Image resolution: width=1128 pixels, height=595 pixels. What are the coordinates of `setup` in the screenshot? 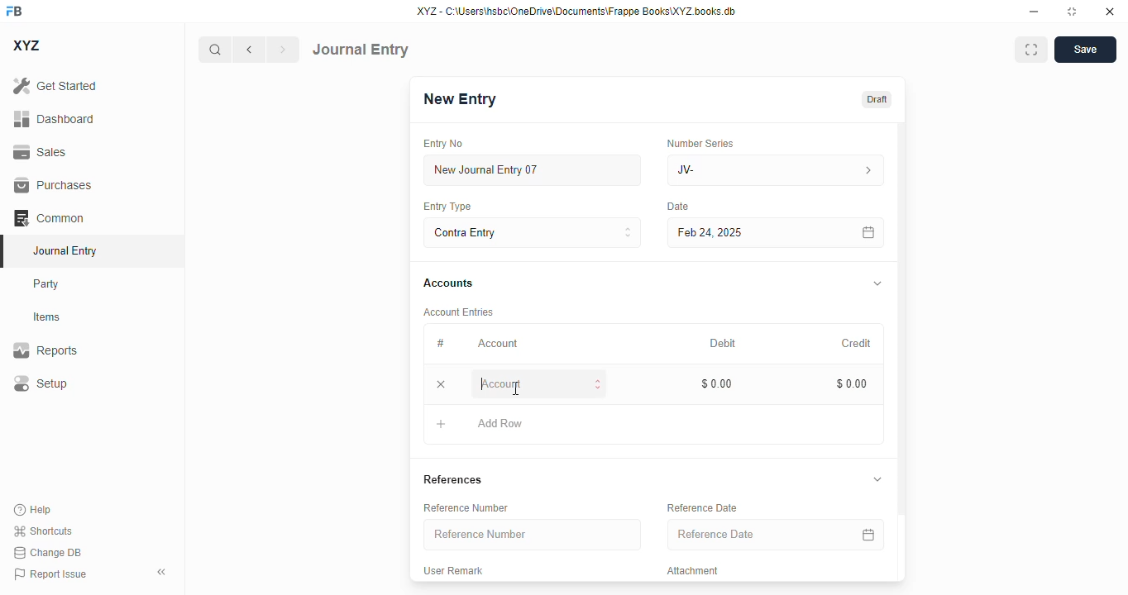 It's located at (41, 383).